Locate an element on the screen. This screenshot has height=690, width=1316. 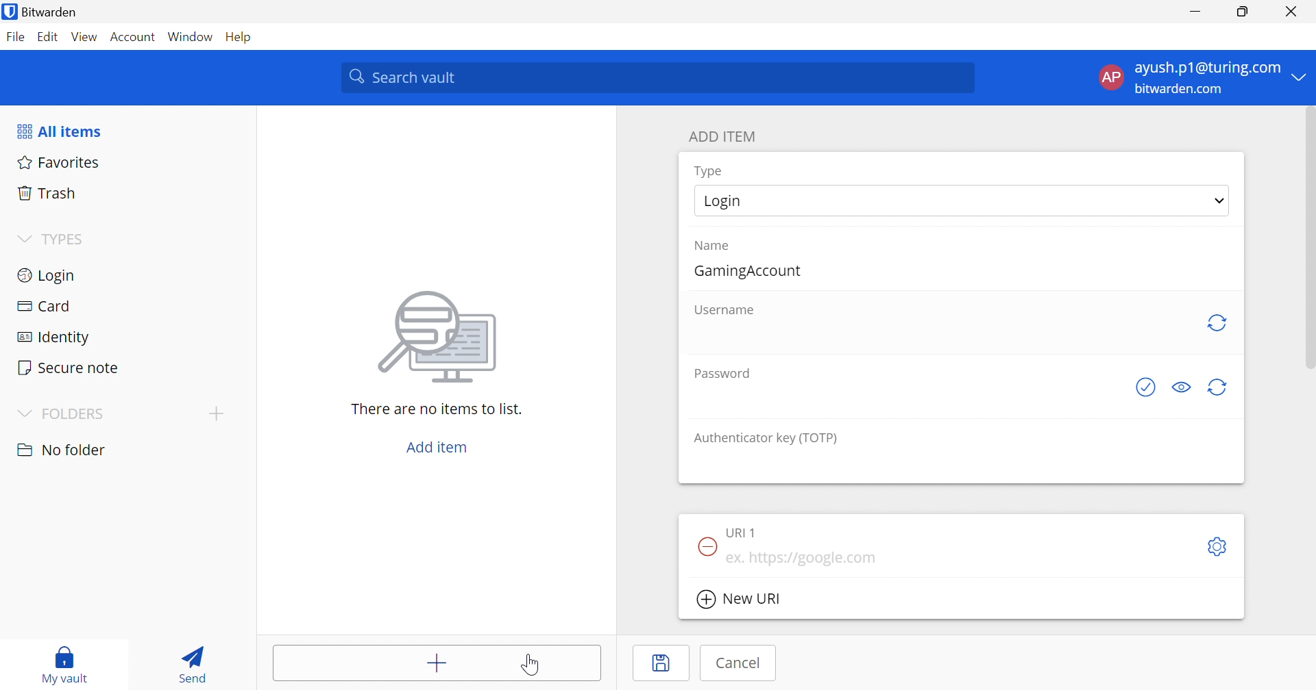
Toggle visibility is located at coordinates (1185, 387).